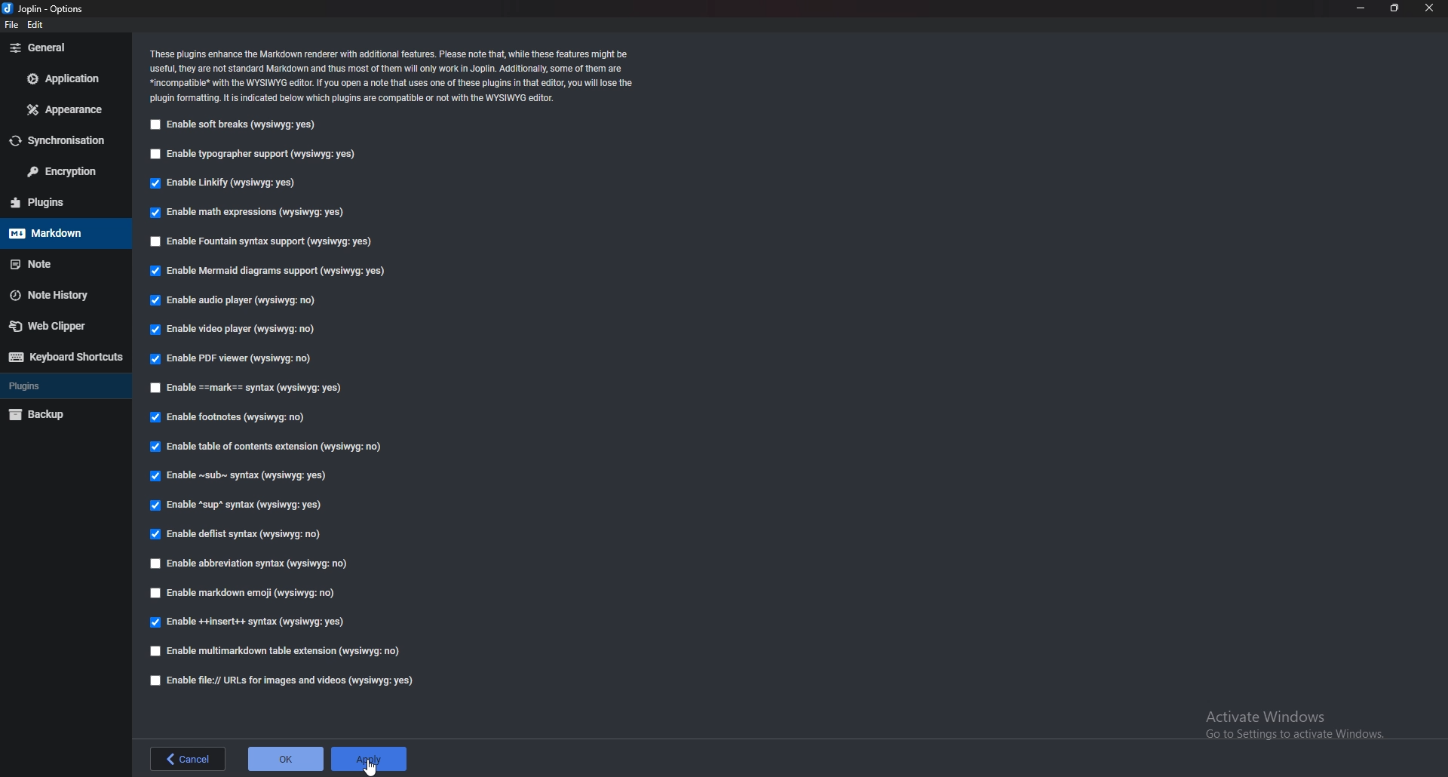 Image resolution: width=1448 pixels, height=777 pixels. Describe the element at coordinates (1361, 8) in the screenshot. I see `Minimize` at that location.